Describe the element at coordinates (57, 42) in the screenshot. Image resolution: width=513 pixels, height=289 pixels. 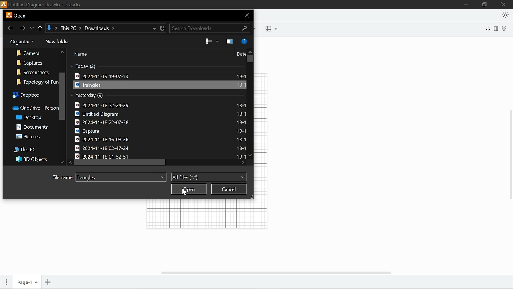
I see `New folder` at that location.